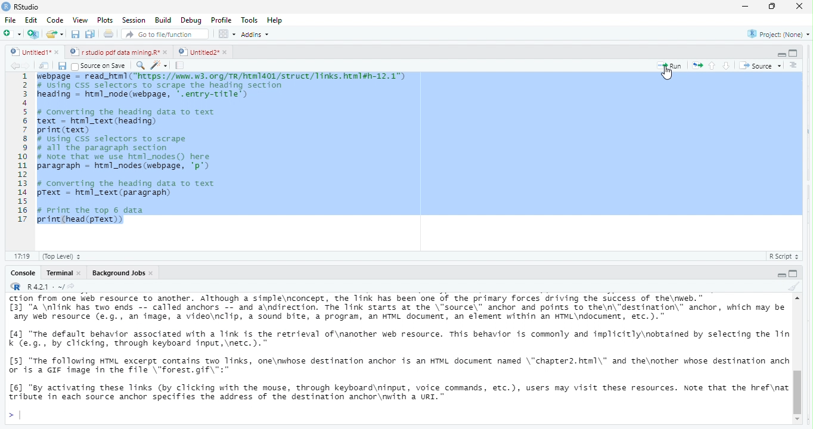 The image size is (813, 429). Describe the element at coordinates (30, 6) in the screenshot. I see `RStudio` at that location.